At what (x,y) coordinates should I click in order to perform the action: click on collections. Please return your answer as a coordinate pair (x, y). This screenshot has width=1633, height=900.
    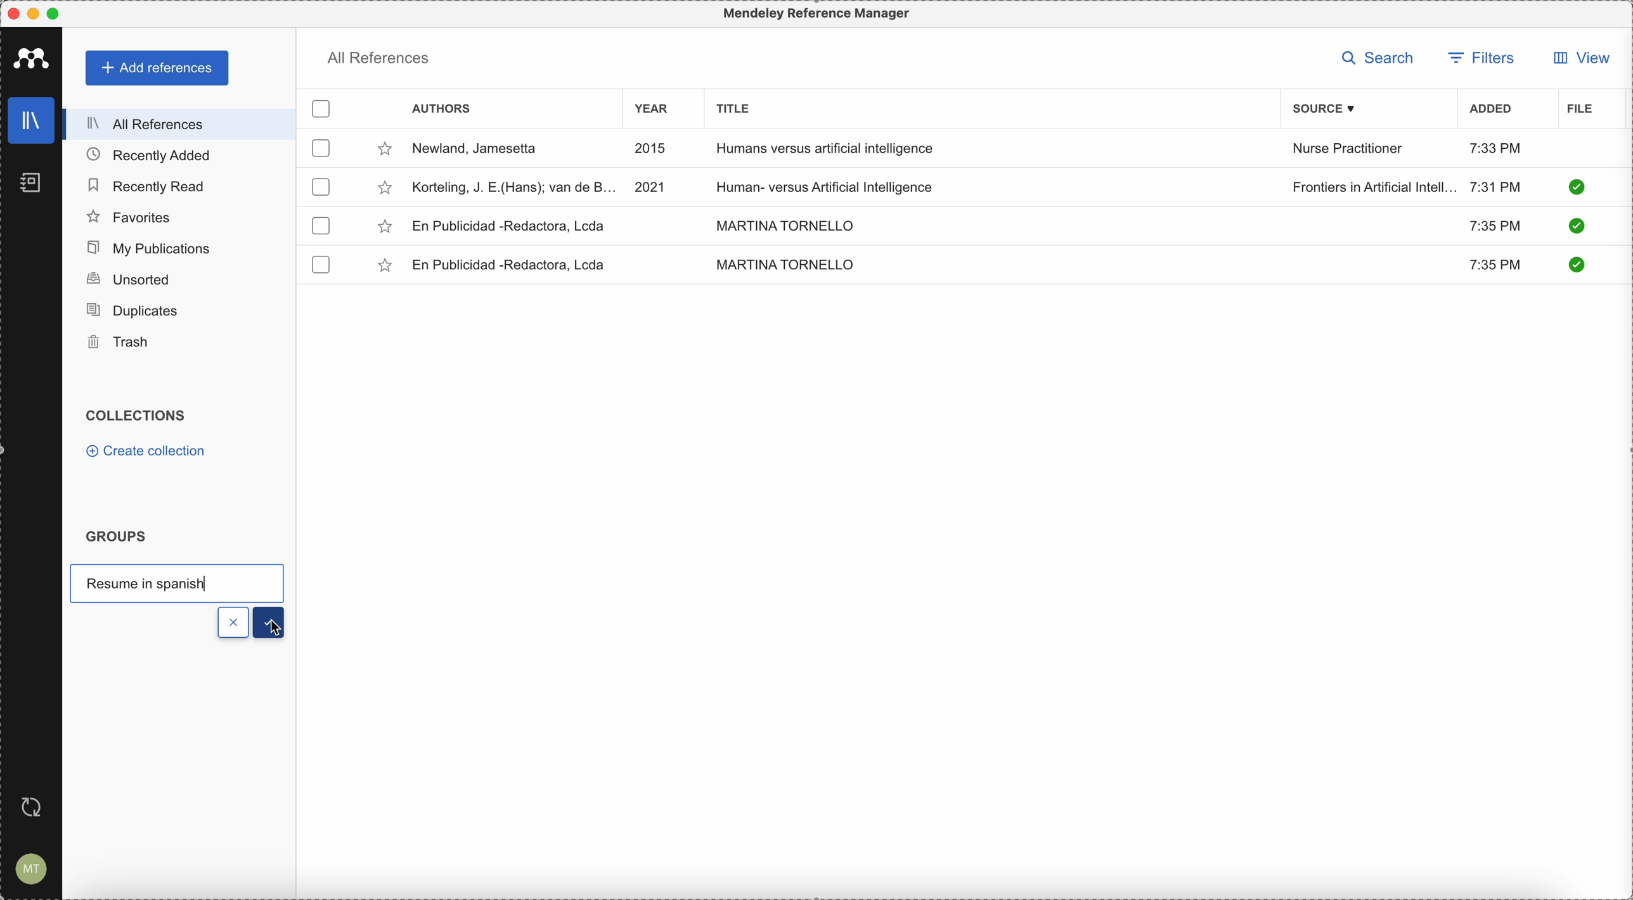
    Looking at the image, I should click on (138, 415).